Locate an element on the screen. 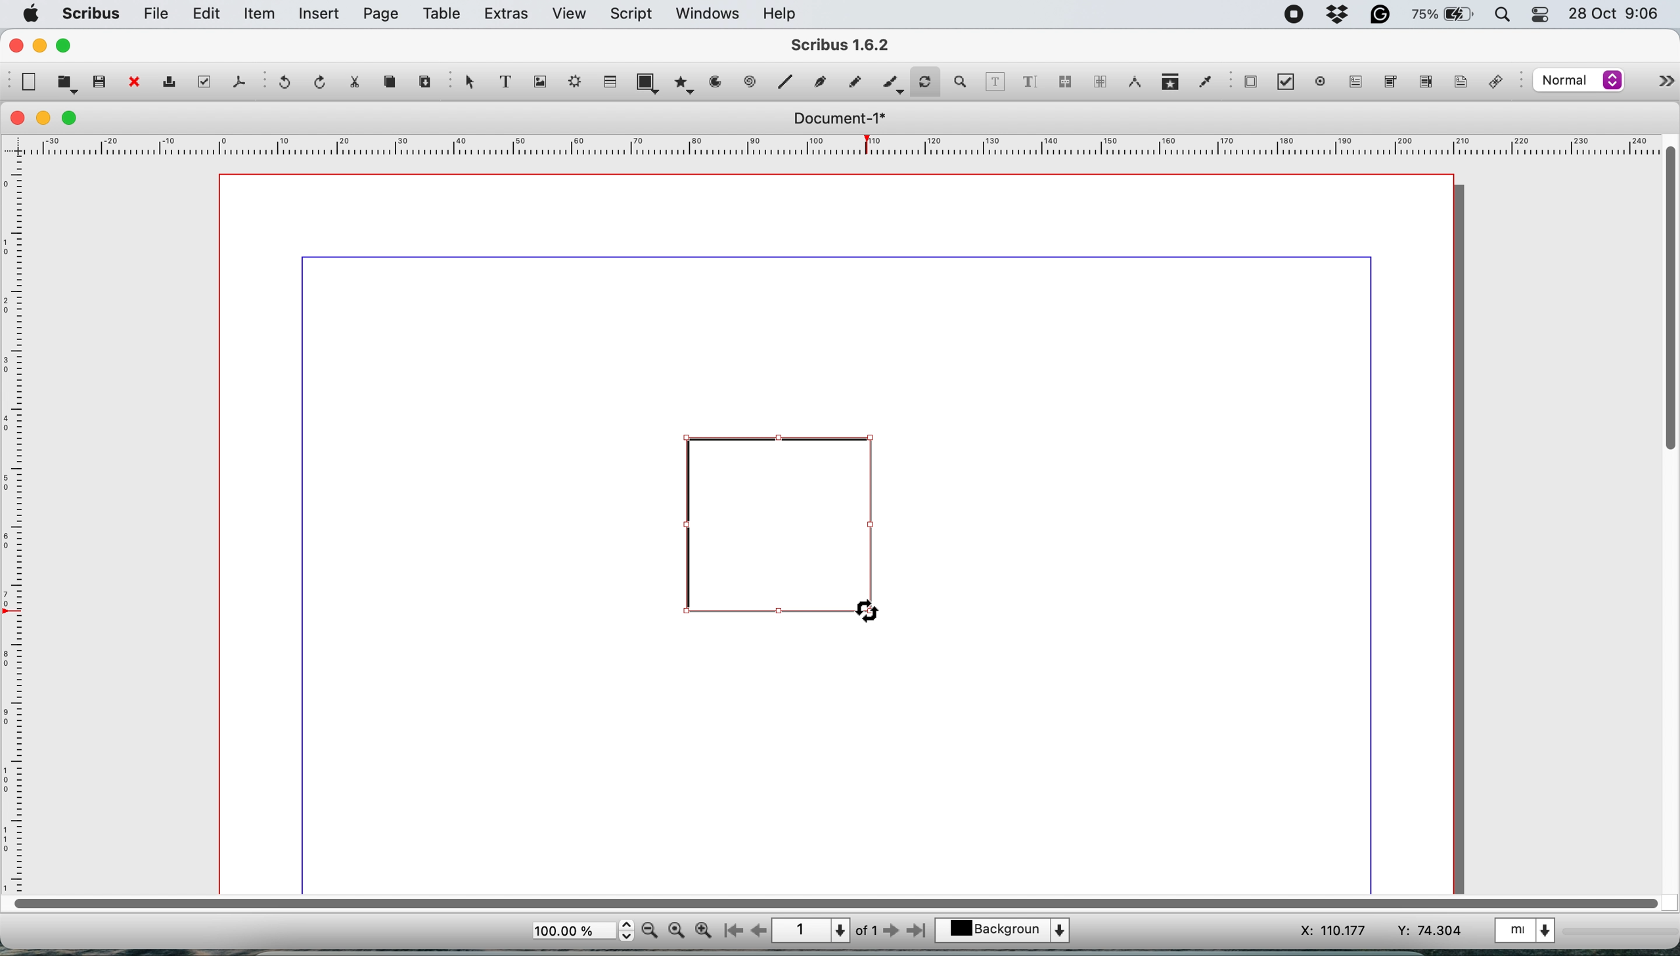 The image size is (1680, 956). polygon is located at coordinates (683, 86).